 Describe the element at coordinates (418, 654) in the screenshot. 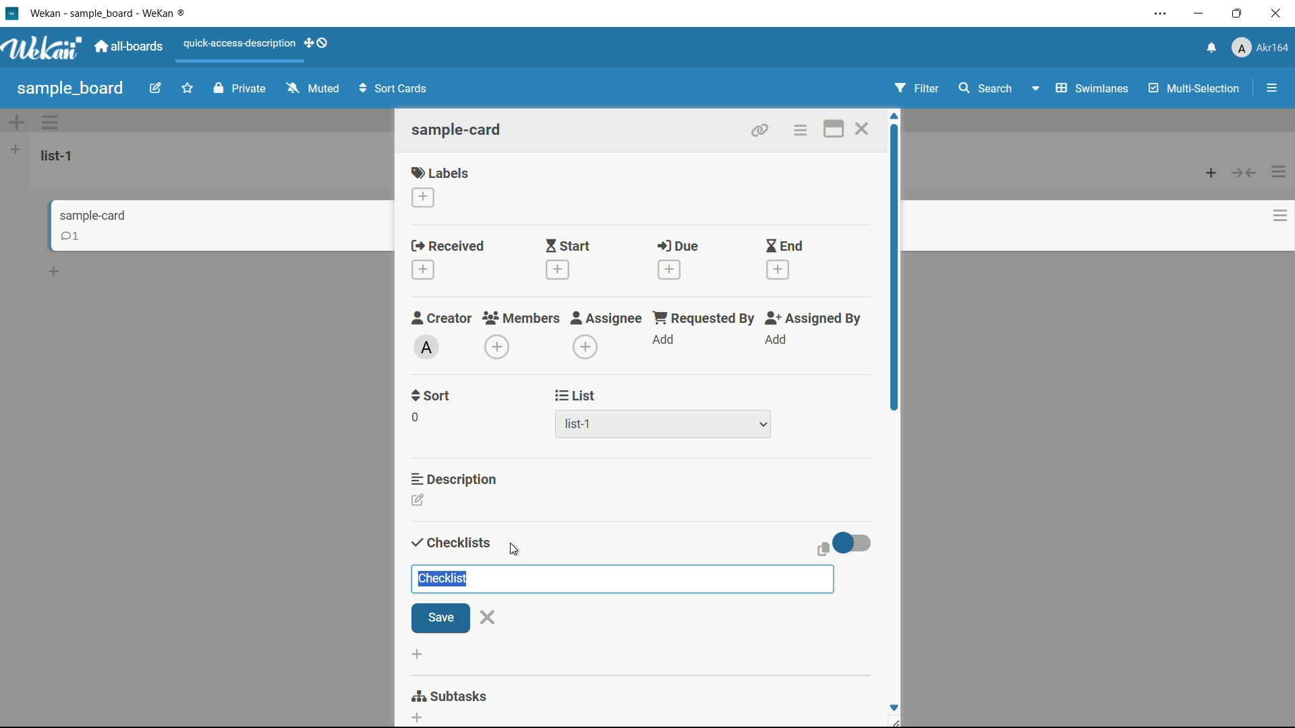

I see `add list` at that location.